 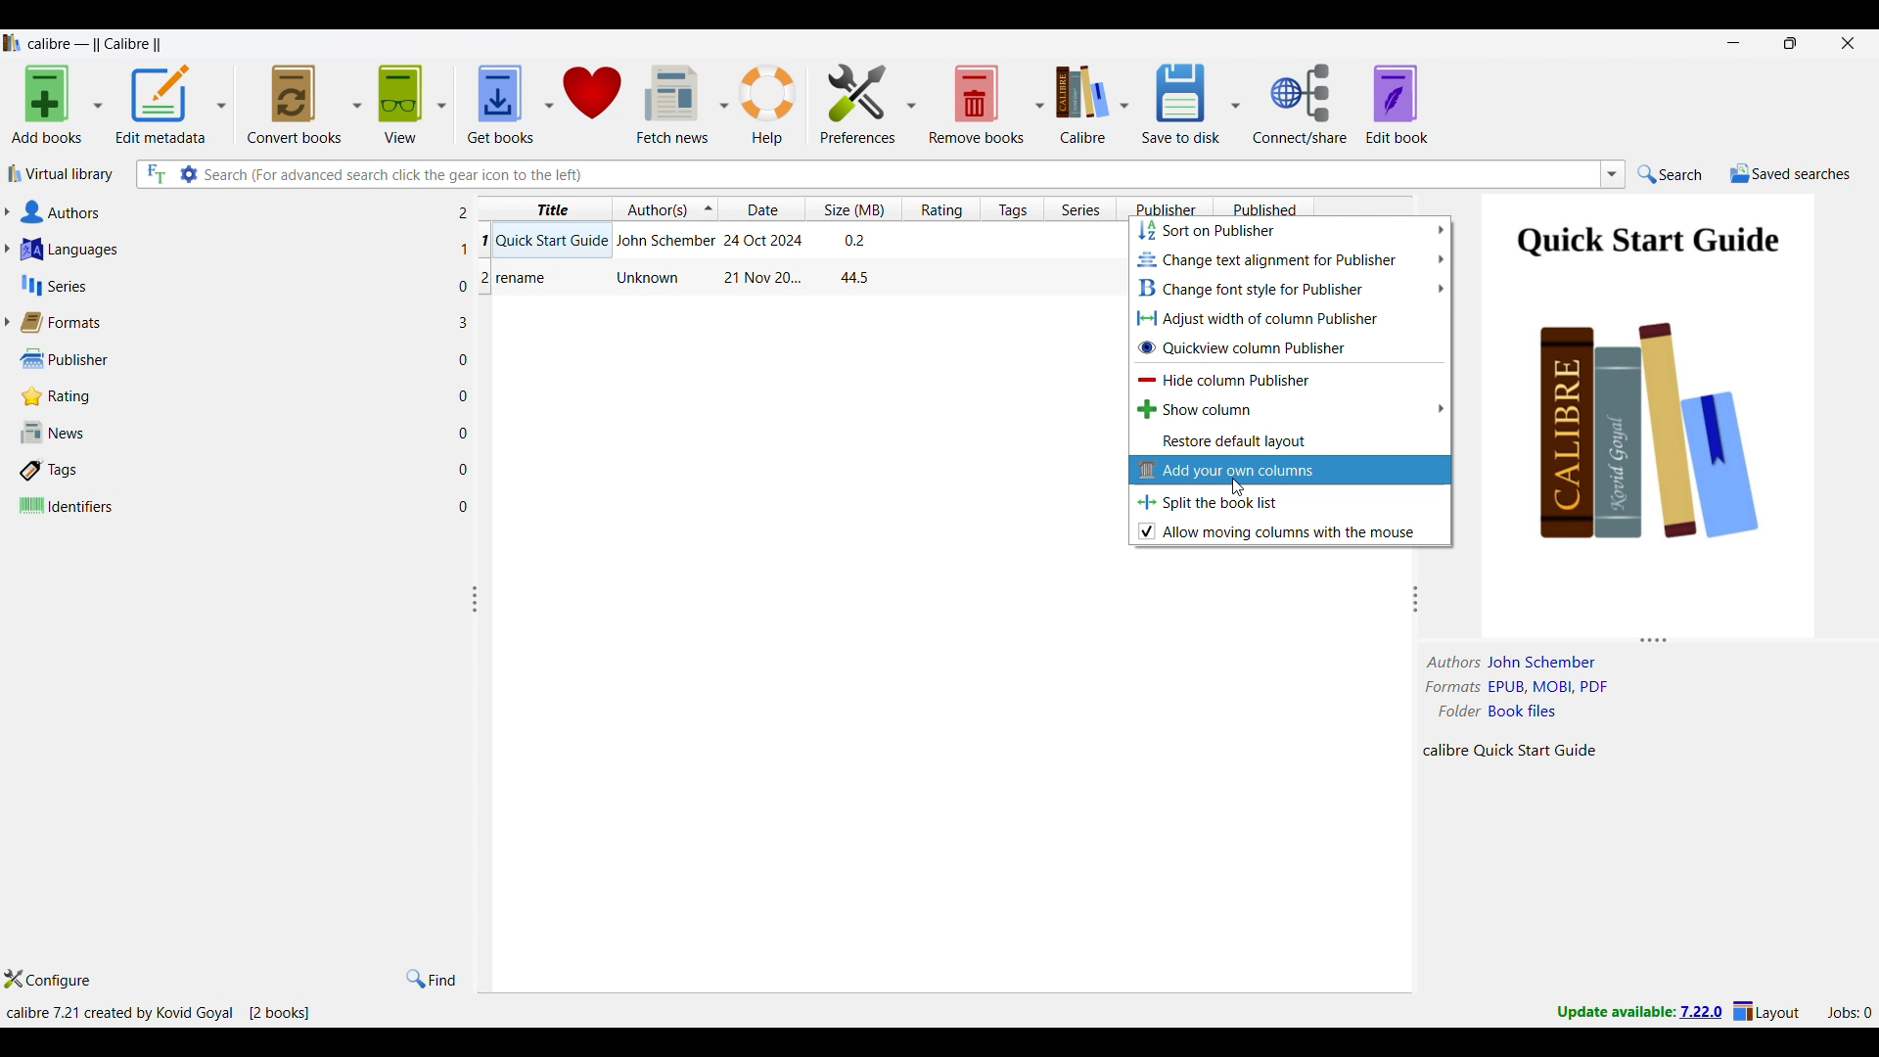 I want to click on 0, so click(x=469, y=504).